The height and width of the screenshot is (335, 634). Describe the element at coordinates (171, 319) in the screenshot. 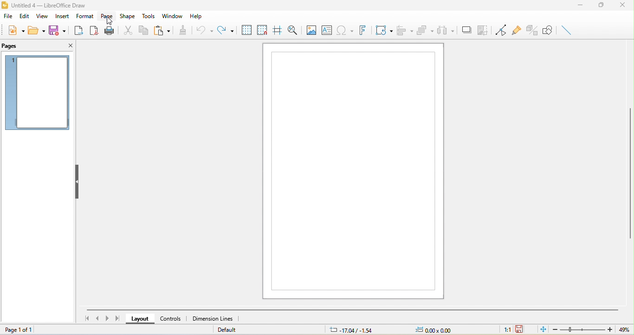

I see `controls` at that location.